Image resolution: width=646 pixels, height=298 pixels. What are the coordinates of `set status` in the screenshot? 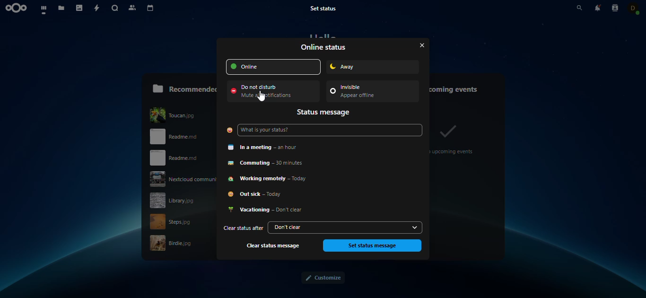 It's located at (328, 8).